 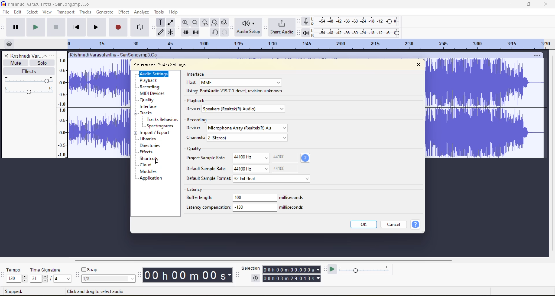 I want to click on Using: PortAudio v19.7.7-devel, revision unknown, so click(x=234, y=91).